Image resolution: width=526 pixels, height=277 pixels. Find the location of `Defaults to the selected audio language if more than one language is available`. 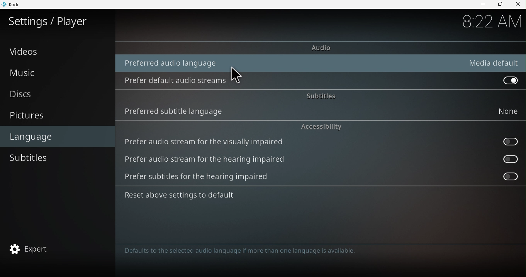

Defaults to the selected audio language if more than one language is available is located at coordinates (250, 255).